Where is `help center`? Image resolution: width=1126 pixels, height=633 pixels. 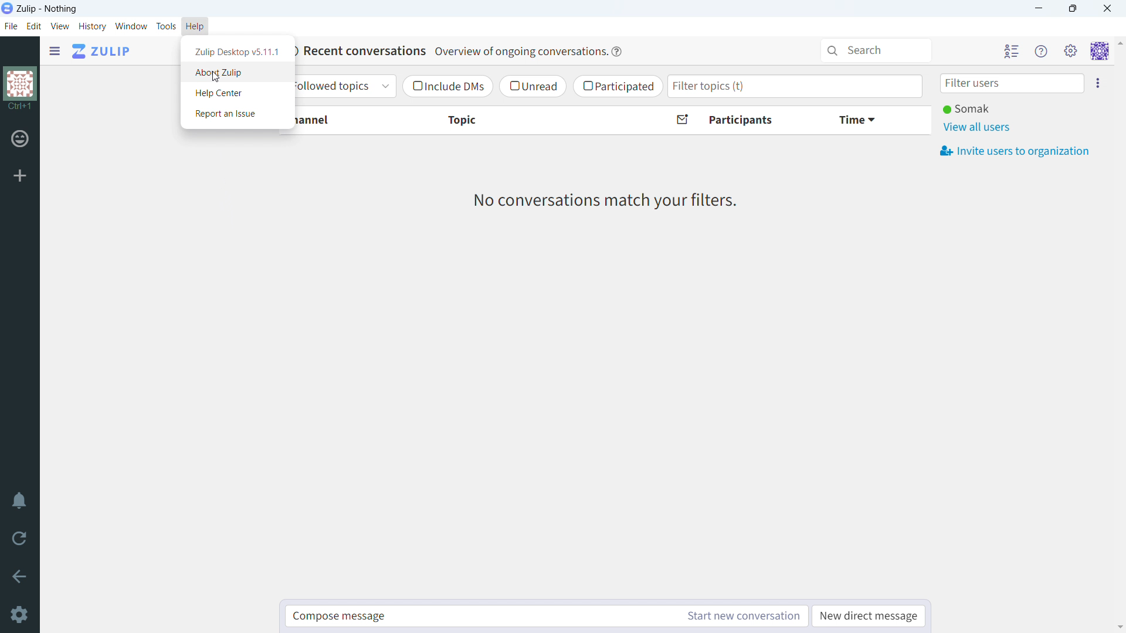 help center is located at coordinates (233, 93).